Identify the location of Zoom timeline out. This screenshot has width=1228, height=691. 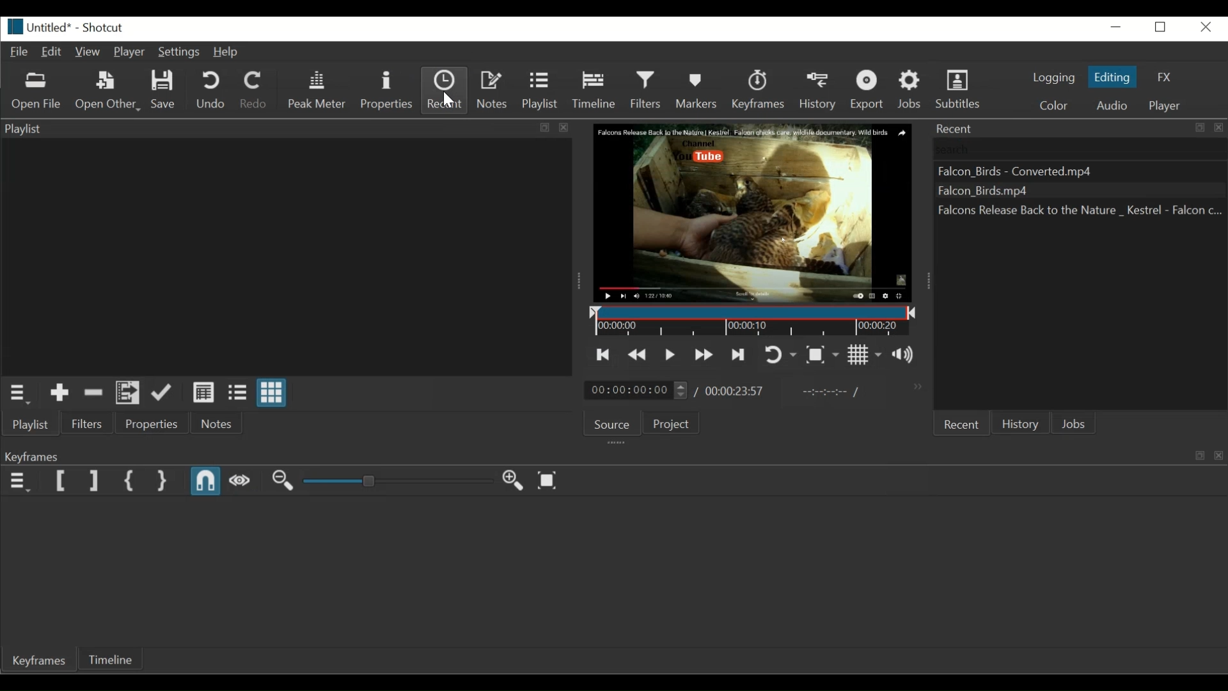
(283, 481).